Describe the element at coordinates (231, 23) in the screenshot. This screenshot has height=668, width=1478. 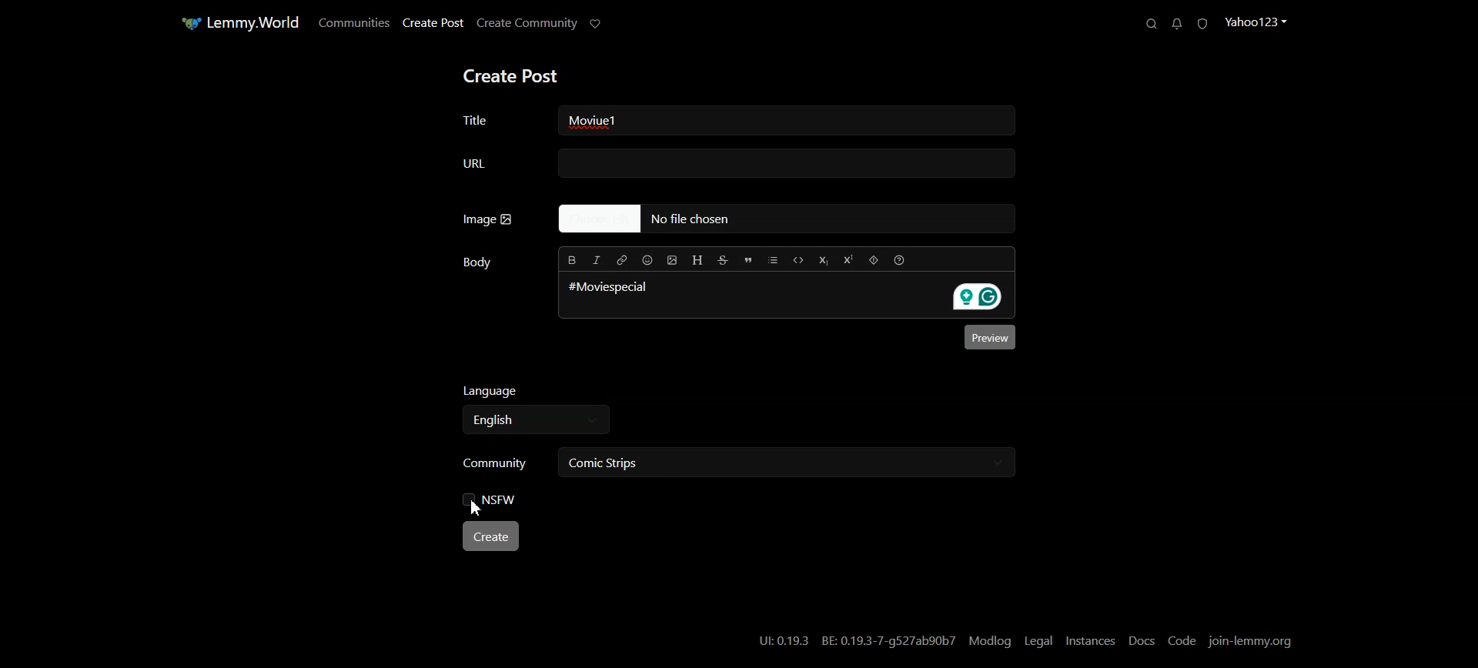
I see `Home Page` at that location.